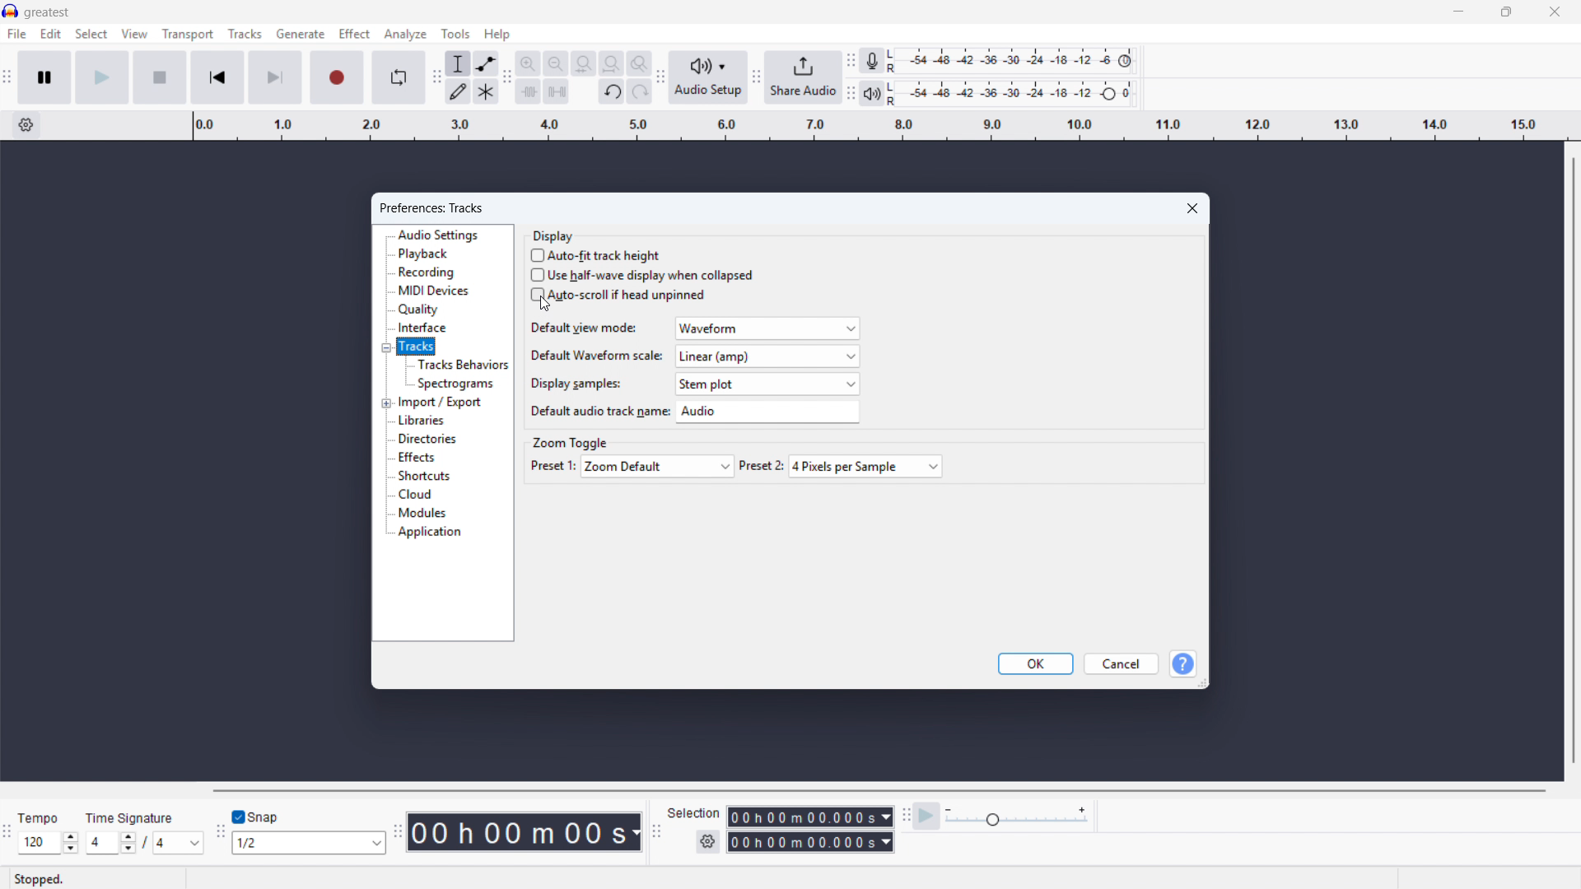 The image size is (1581, 889). What do you see at coordinates (131, 818) in the screenshot?
I see `time signature` at bounding box center [131, 818].